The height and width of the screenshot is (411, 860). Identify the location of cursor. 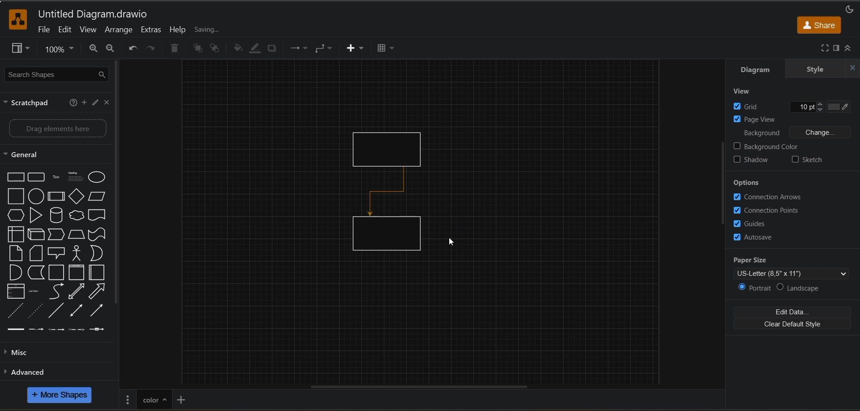
(454, 243).